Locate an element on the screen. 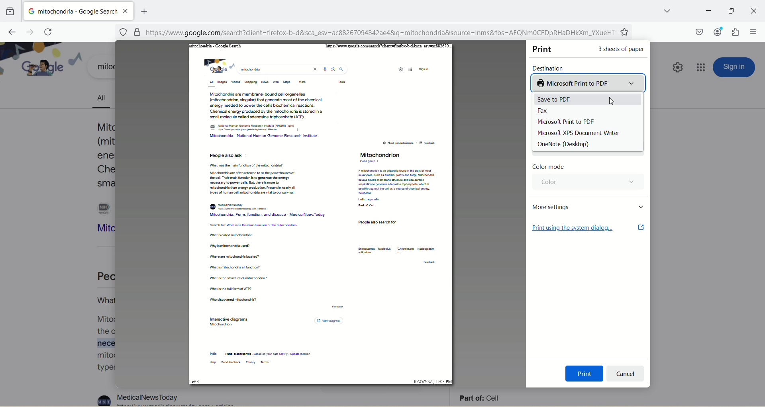  close is located at coordinates (752, 11).